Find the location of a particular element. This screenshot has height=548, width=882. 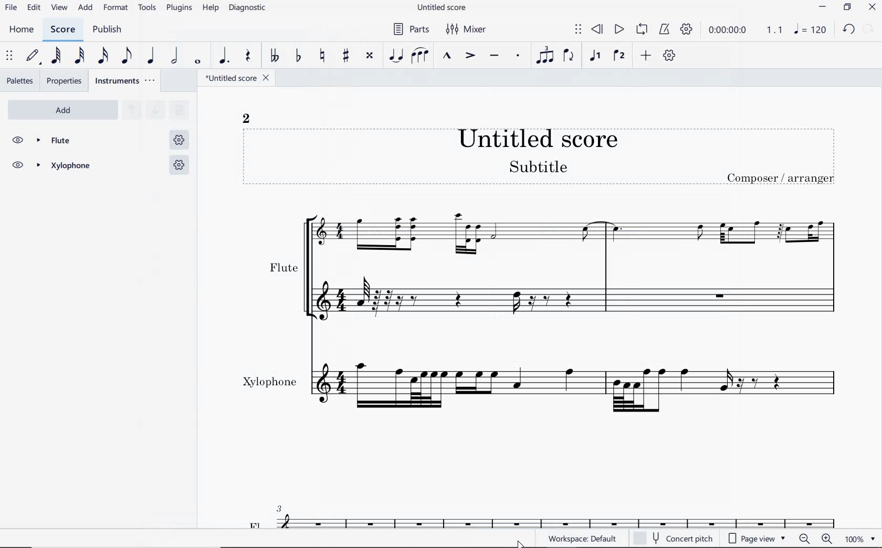

MOVE SELECTED INSTRUMENT DOWN is located at coordinates (154, 110).